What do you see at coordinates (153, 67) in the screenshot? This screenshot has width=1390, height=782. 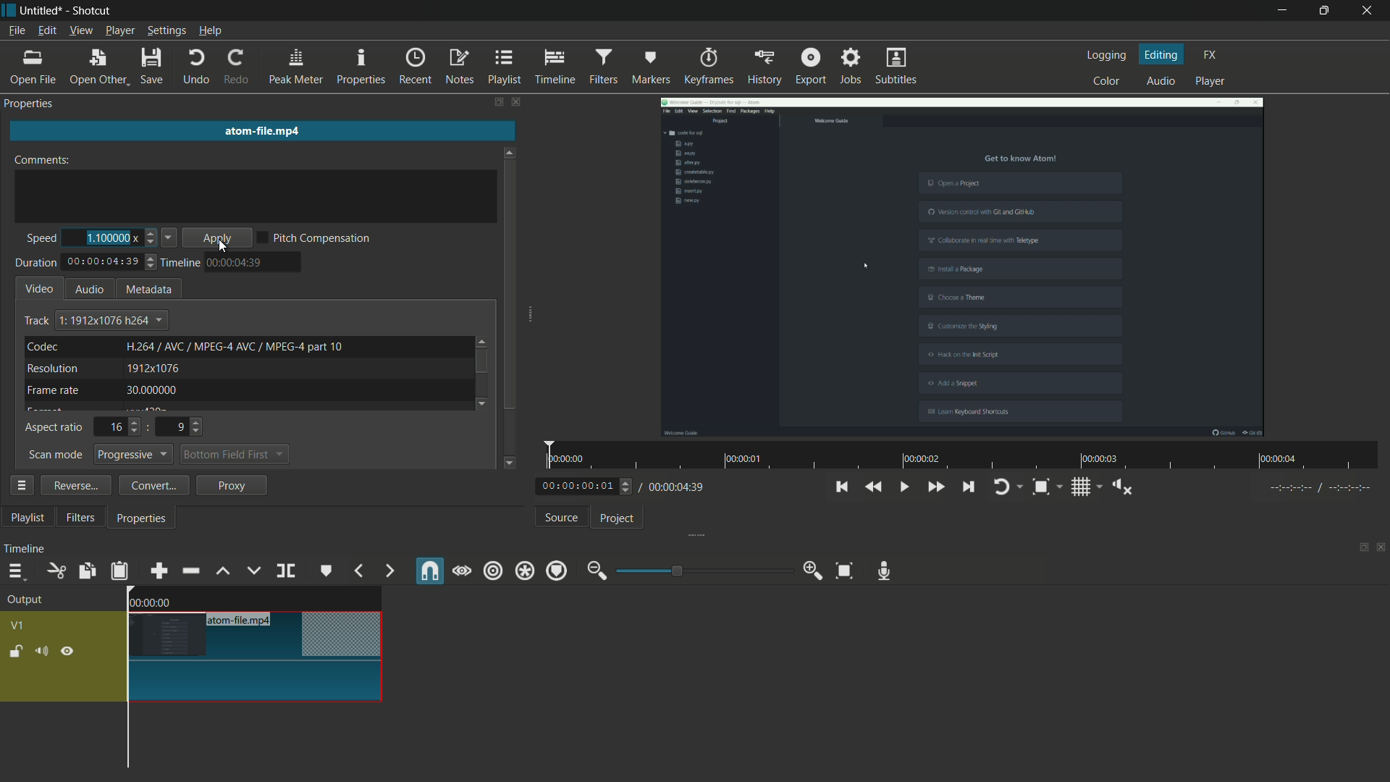 I see `save` at bounding box center [153, 67].